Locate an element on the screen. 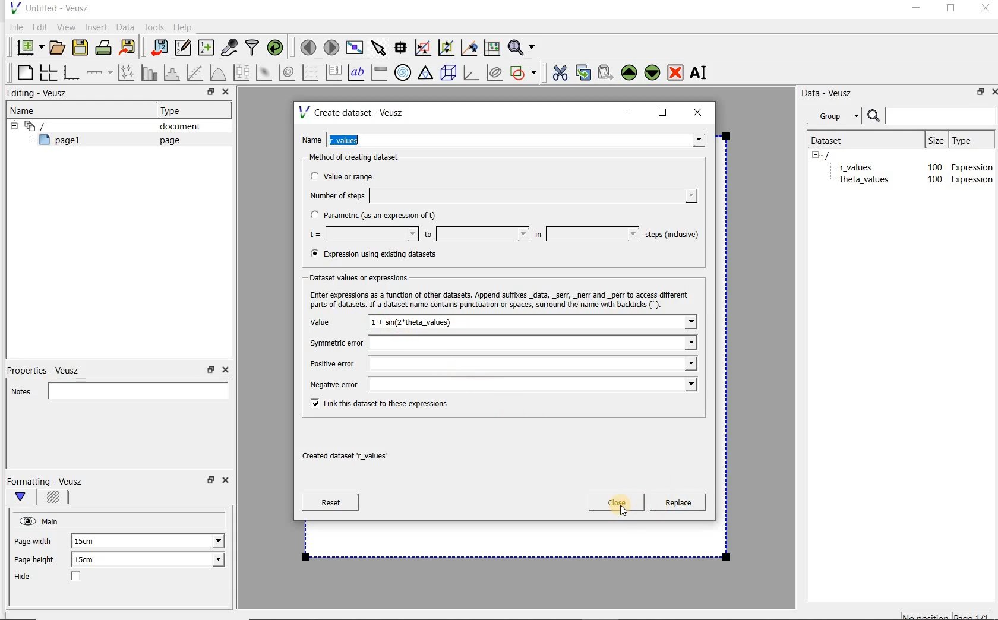 Image resolution: width=998 pixels, height=620 pixels. minimize is located at coordinates (915, 10).